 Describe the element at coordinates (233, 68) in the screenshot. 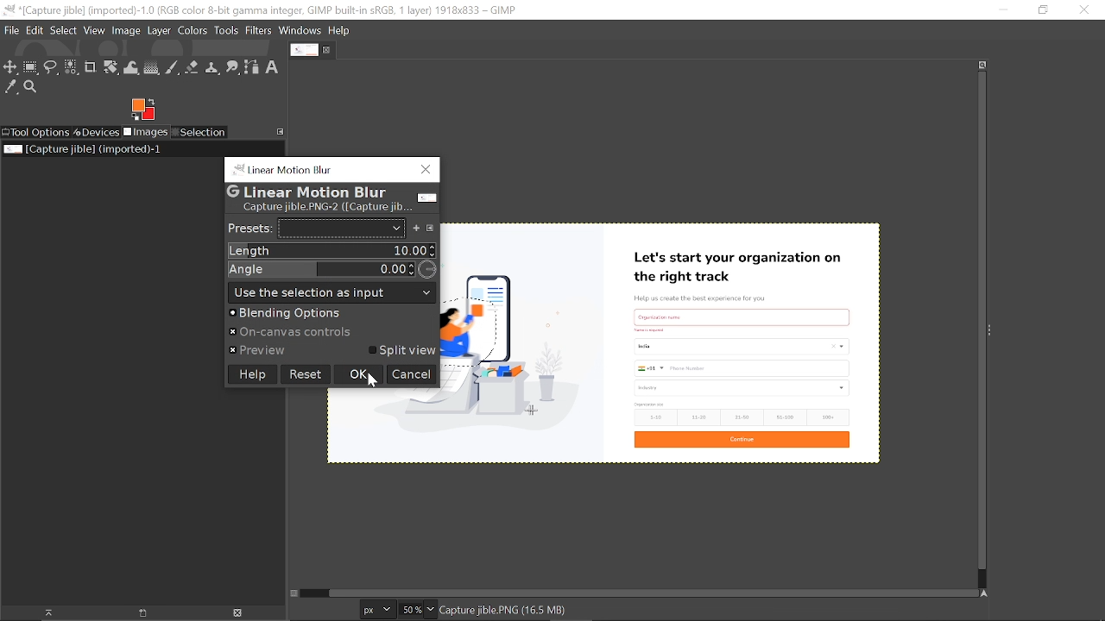

I see `Smudge tool` at that location.